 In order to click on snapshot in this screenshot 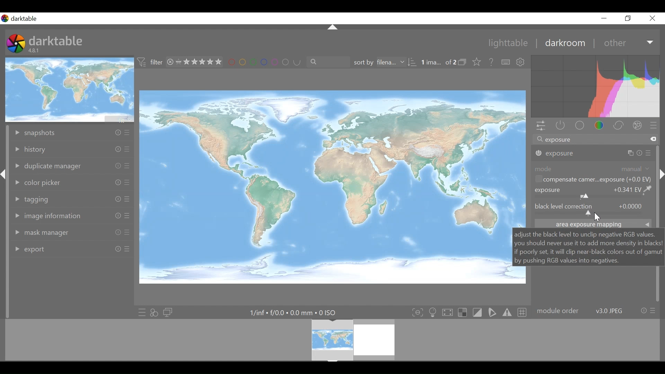, I will do `click(71, 133)`.